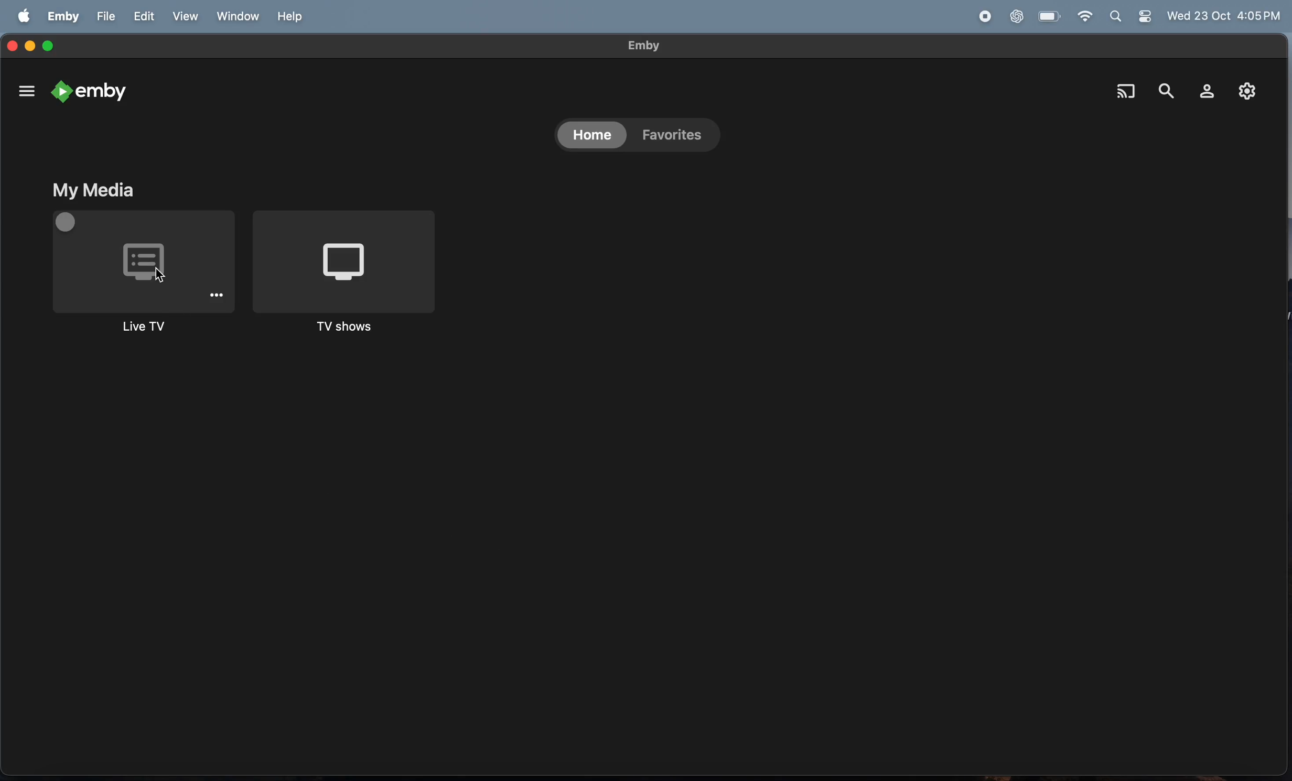 Image resolution: width=1292 pixels, height=781 pixels. Describe the element at coordinates (142, 276) in the screenshot. I see `live tv` at that location.